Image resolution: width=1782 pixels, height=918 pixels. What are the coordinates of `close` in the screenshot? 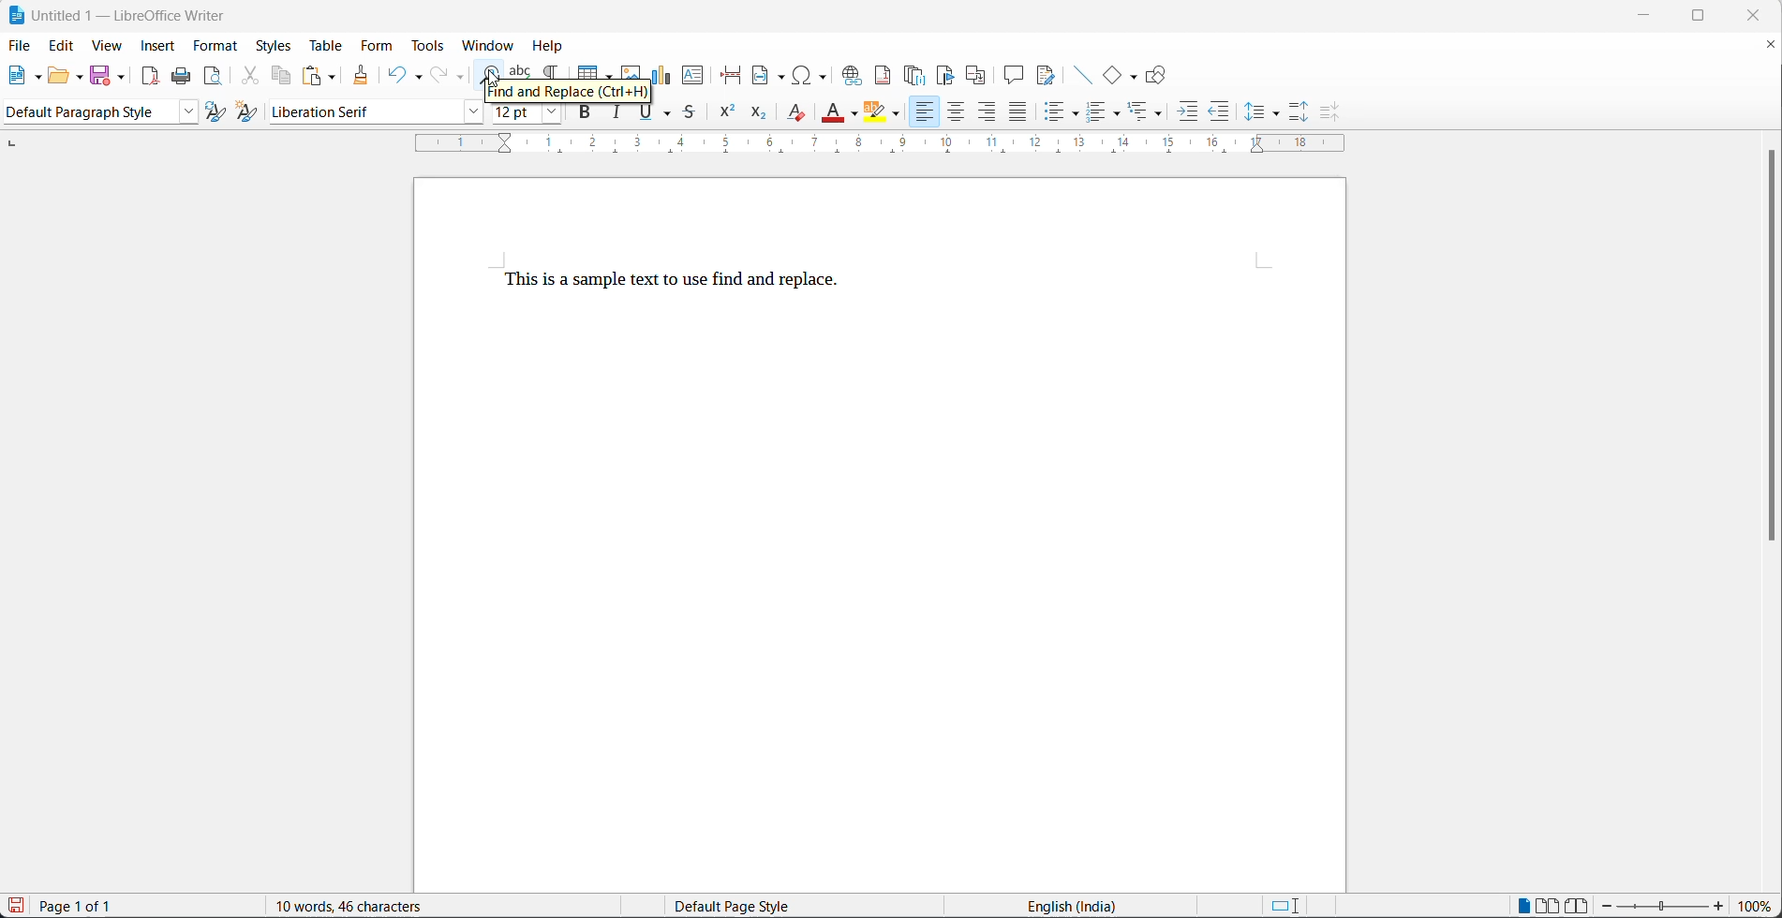 It's located at (1760, 15).